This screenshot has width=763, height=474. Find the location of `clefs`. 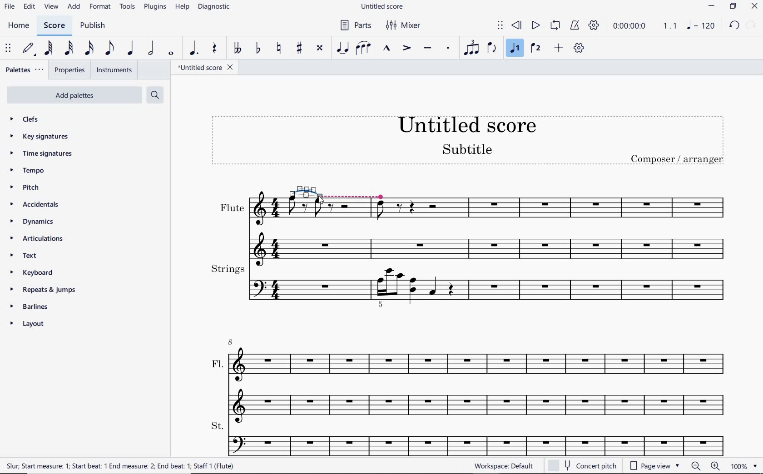

clefs is located at coordinates (30, 120).